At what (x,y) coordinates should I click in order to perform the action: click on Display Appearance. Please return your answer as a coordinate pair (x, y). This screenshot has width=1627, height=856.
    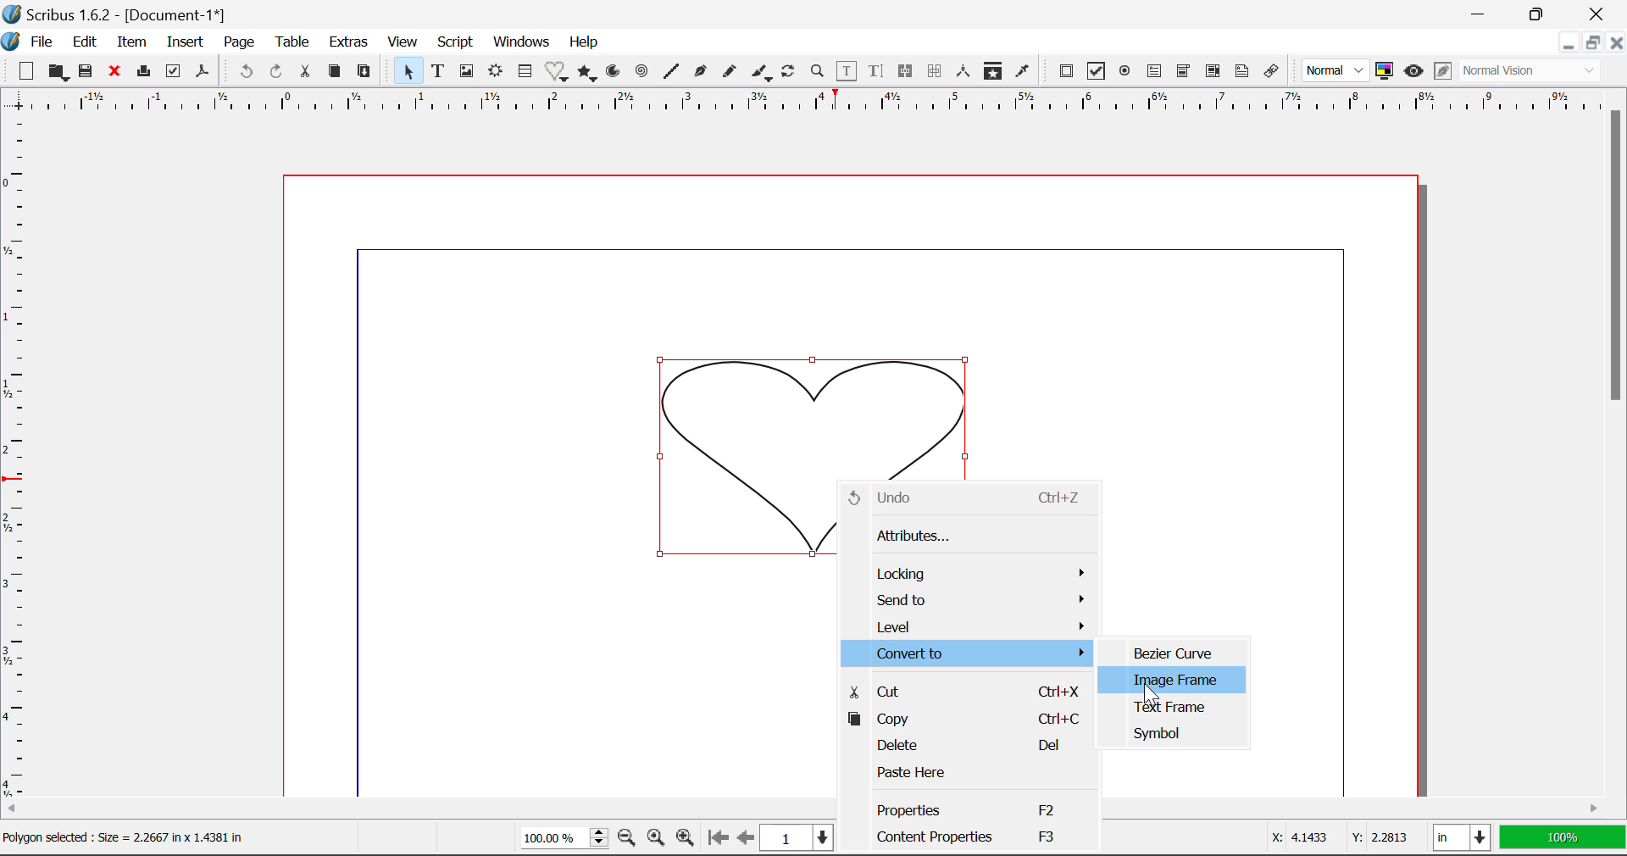
    Looking at the image, I should click on (1562, 839).